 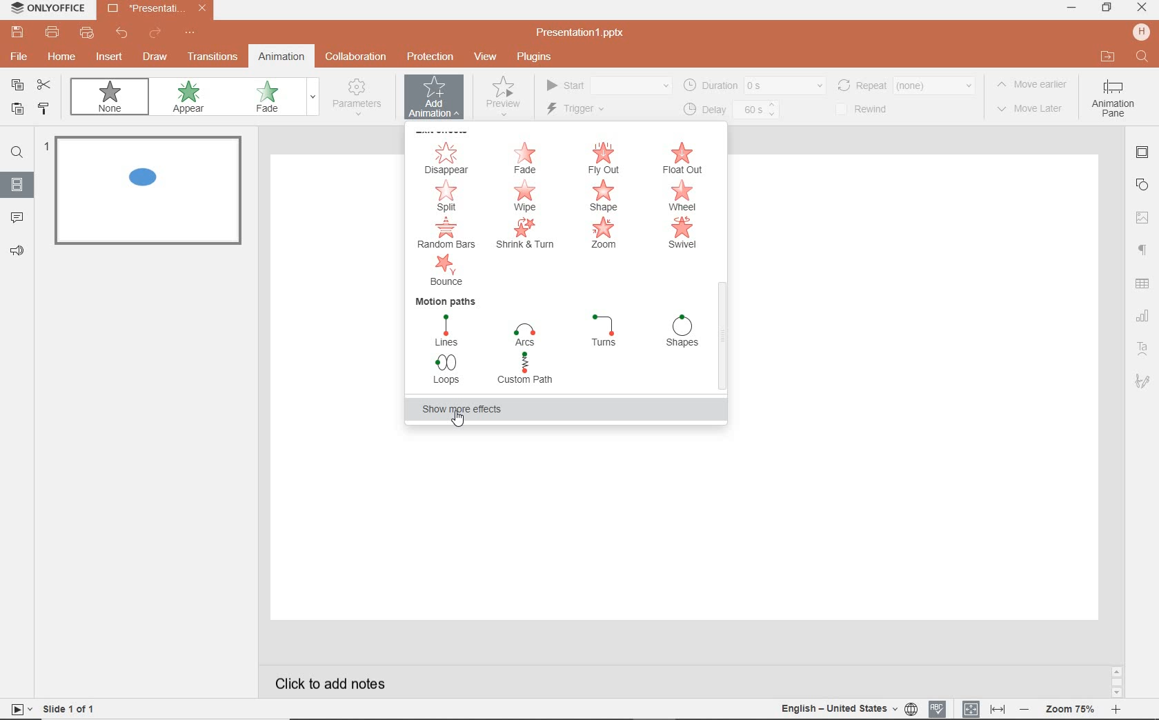 What do you see at coordinates (17, 32) in the screenshot?
I see `save` at bounding box center [17, 32].